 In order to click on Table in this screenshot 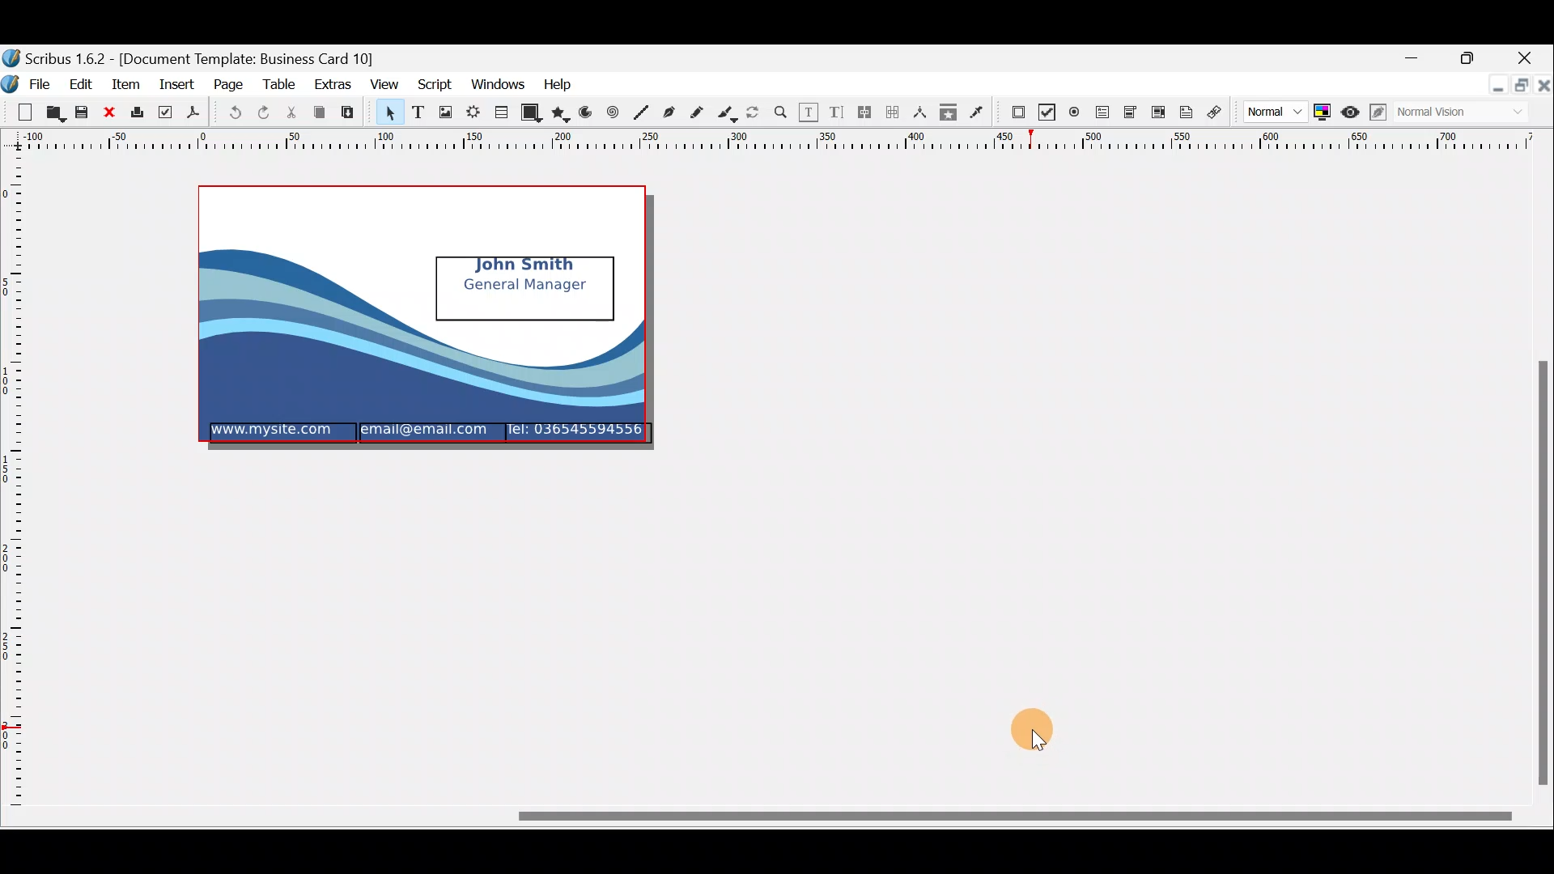, I will do `click(499, 114)`.